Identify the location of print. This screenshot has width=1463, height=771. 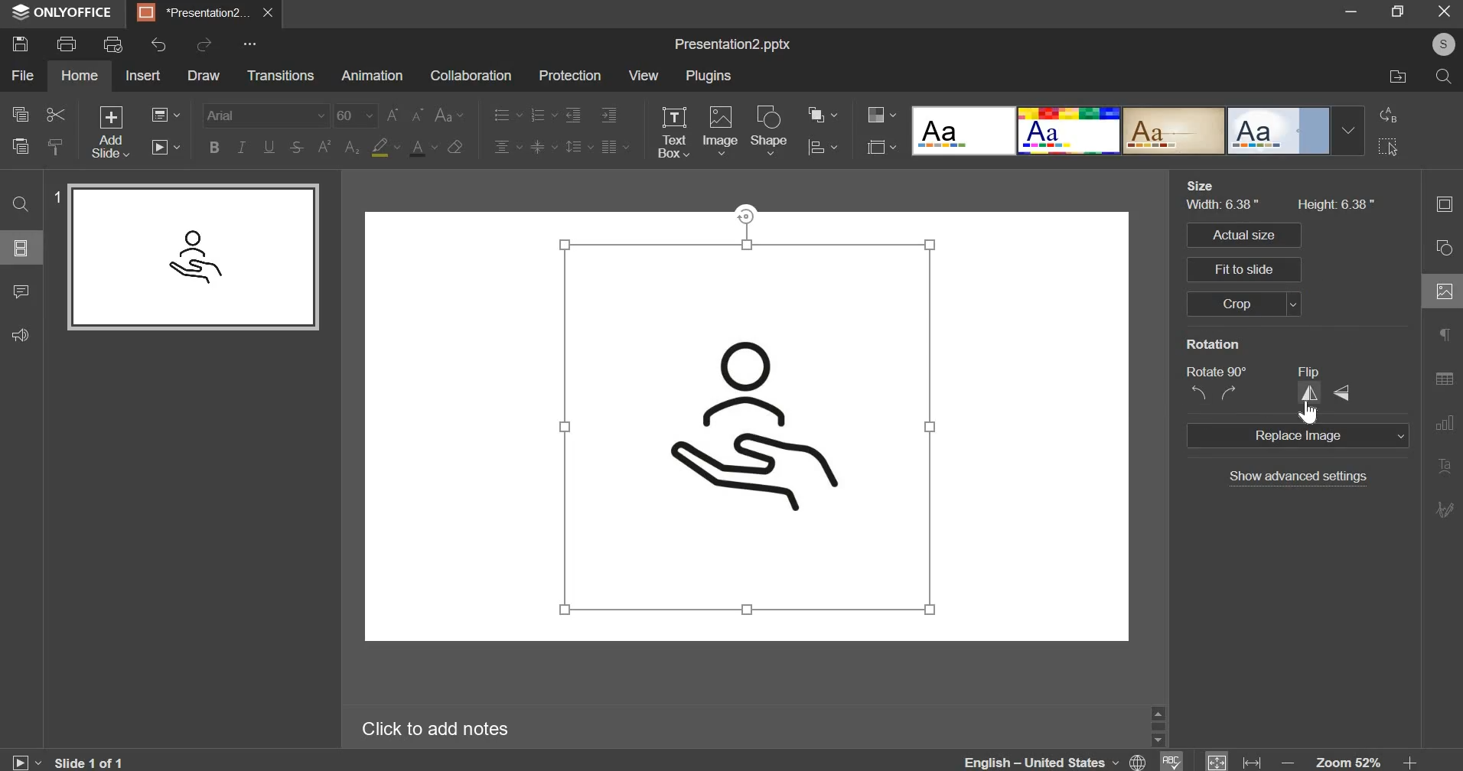
(66, 44).